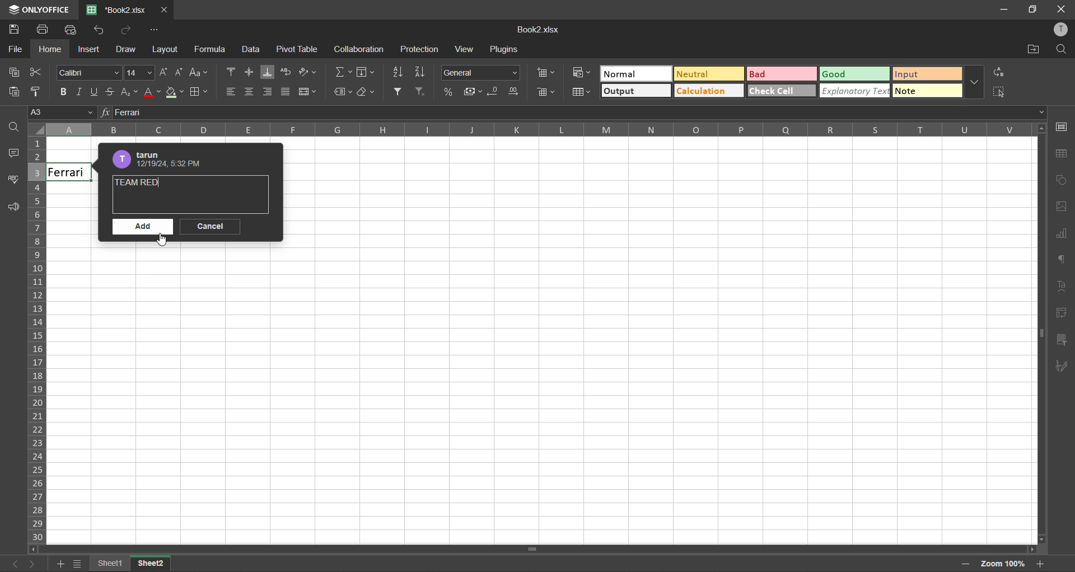 This screenshot has height=572, width=1075. Describe the element at coordinates (524, 547) in the screenshot. I see `Vertical Scrollbar` at that location.